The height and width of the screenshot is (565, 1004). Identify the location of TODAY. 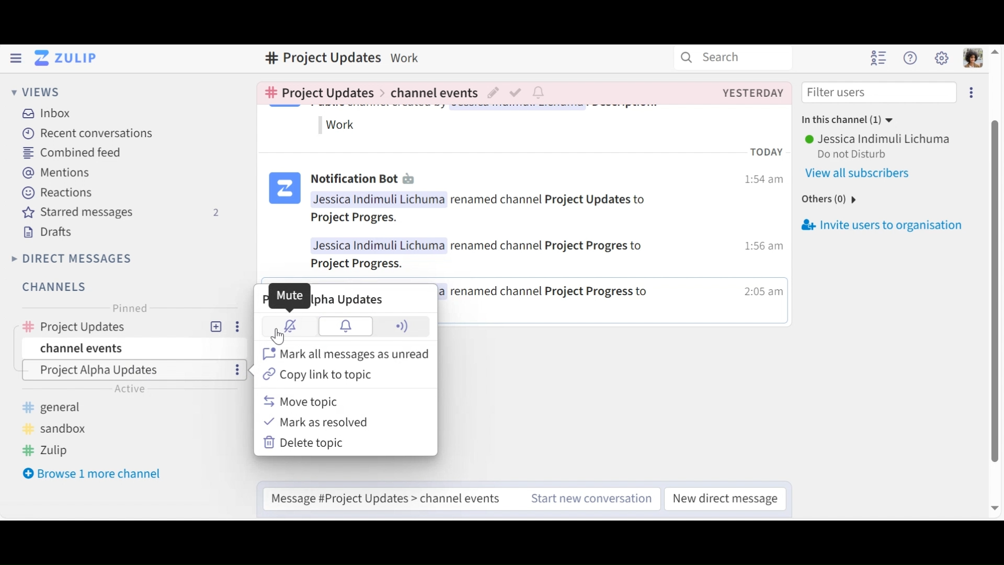
(770, 154).